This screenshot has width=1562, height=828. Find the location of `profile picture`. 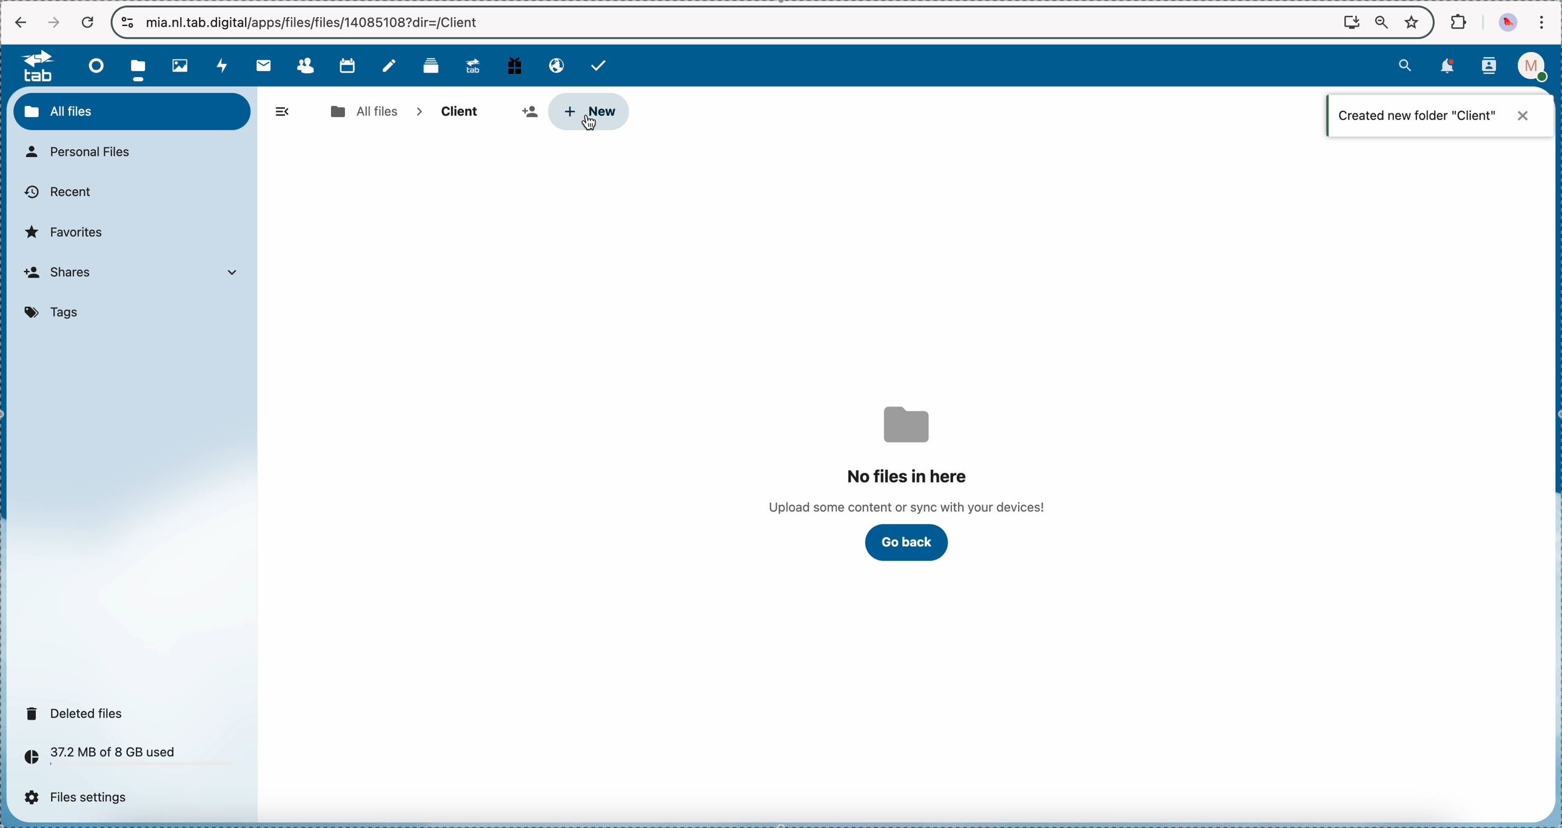

profile picture is located at coordinates (1510, 22).